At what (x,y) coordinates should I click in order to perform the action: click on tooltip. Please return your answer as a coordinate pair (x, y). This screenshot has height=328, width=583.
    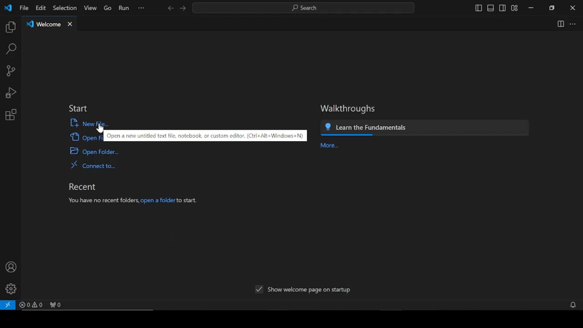
    Looking at the image, I should click on (206, 135).